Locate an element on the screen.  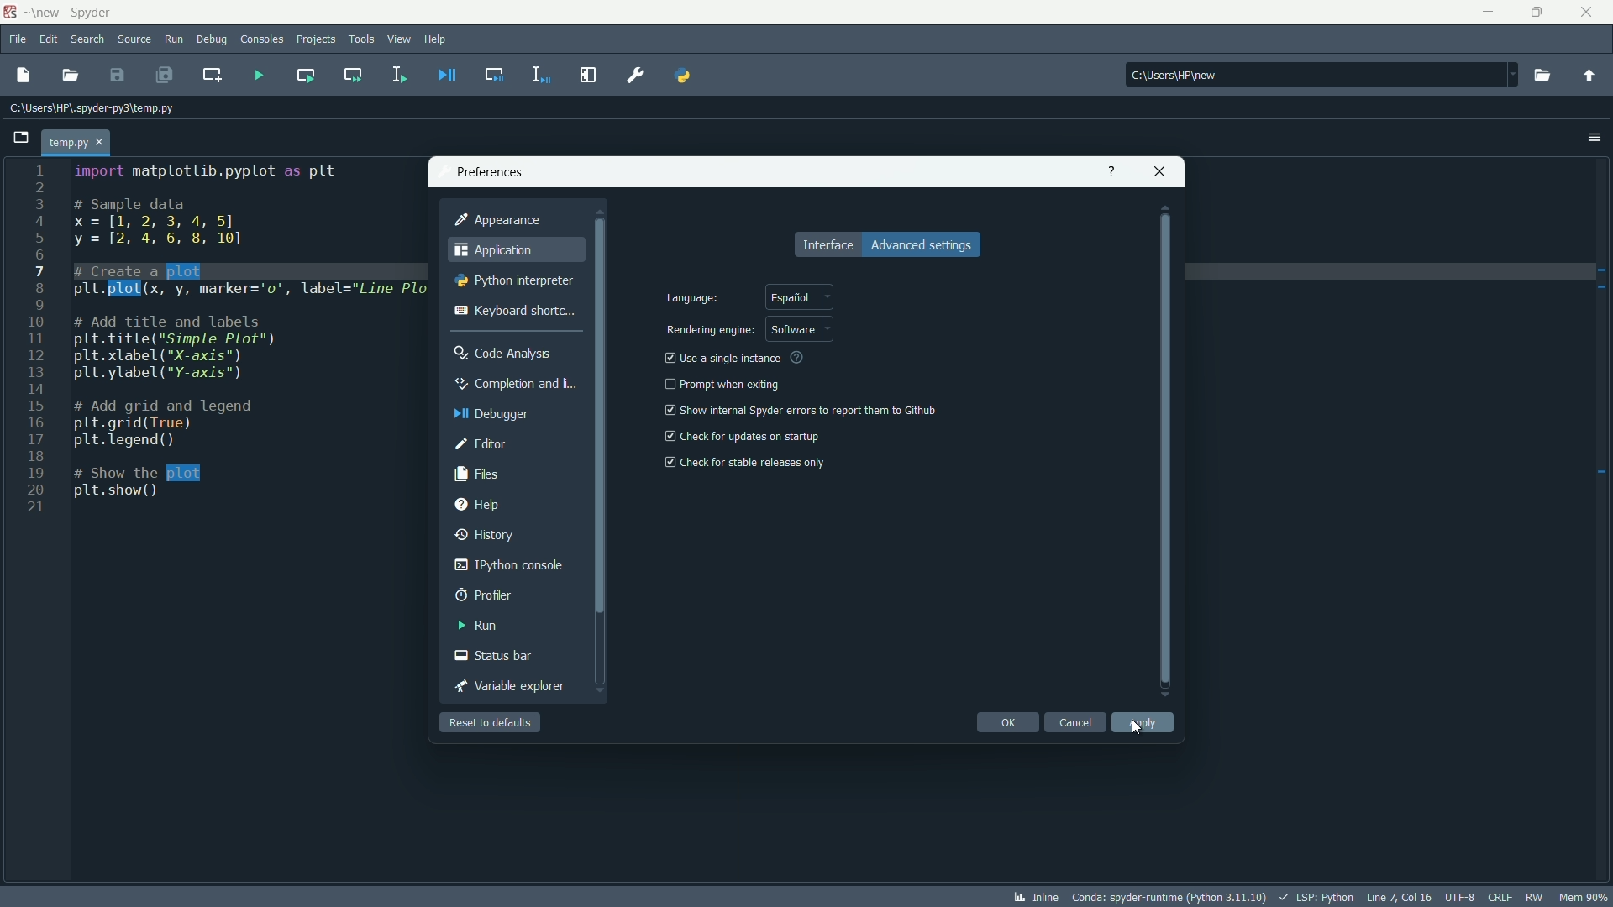
language is located at coordinates (691, 299).